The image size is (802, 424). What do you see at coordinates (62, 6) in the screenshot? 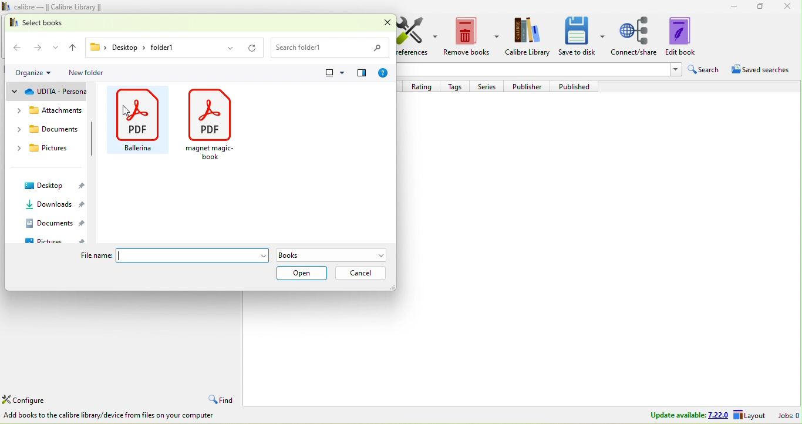
I see `calibre- calibre library` at bounding box center [62, 6].